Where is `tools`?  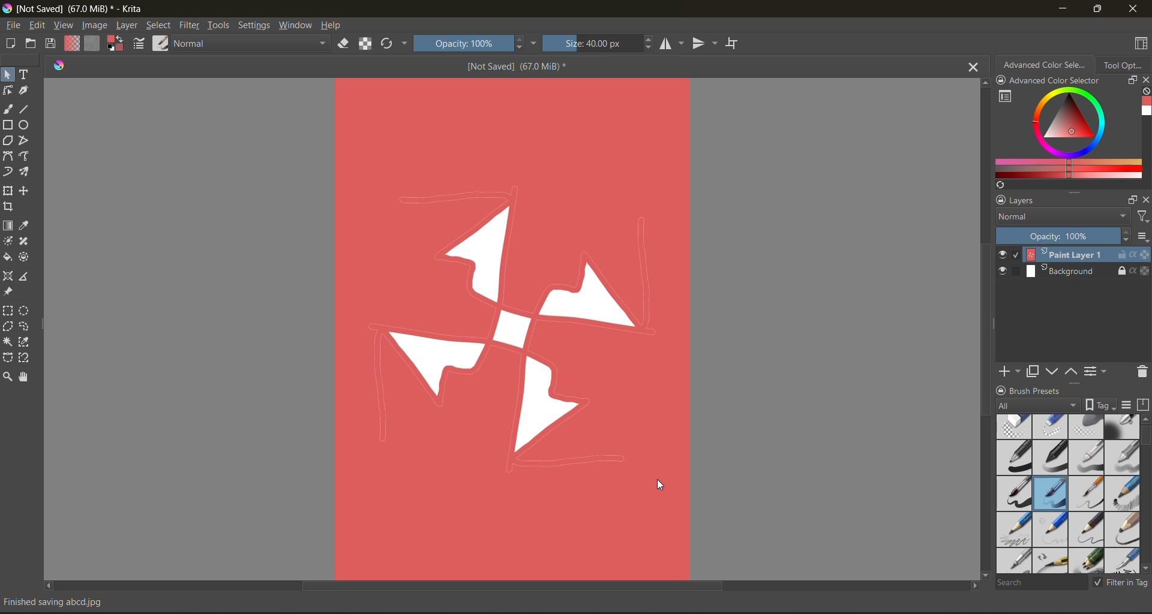 tools is located at coordinates (8, 157).